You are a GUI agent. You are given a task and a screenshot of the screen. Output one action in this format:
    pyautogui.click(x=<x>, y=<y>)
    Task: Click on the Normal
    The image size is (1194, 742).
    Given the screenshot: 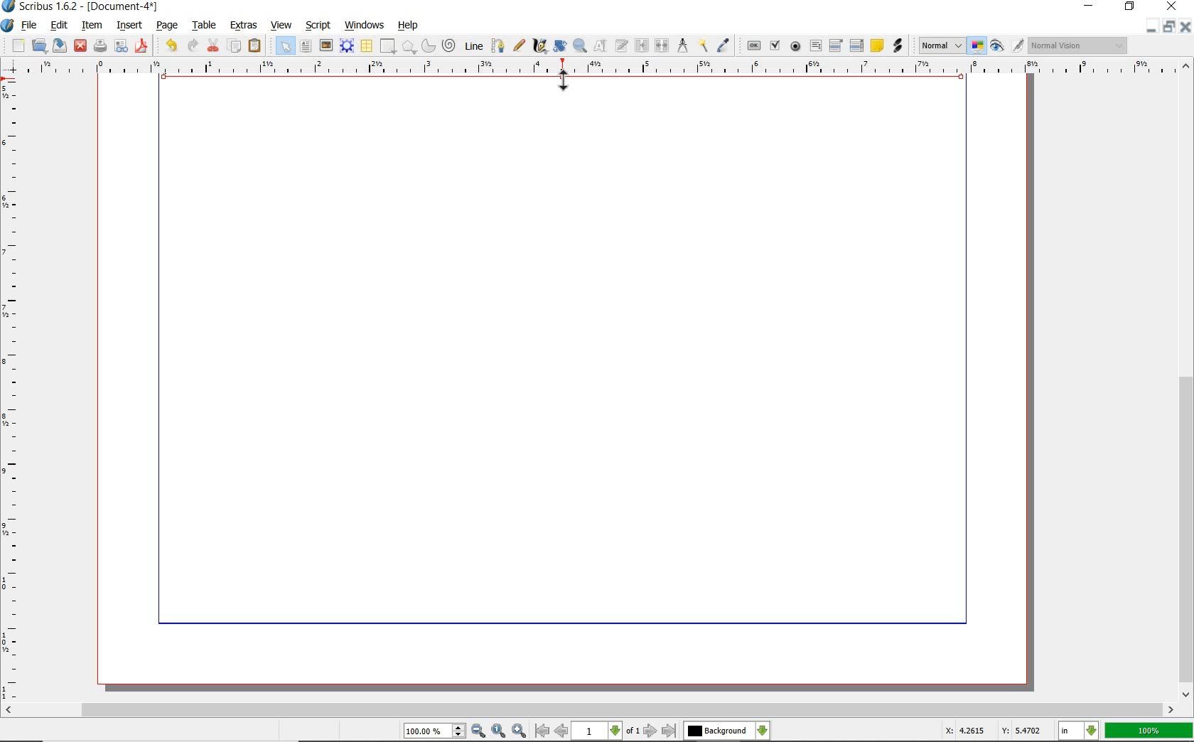 What is the action you would take?
    pyautogui.click(x=941, y=45)
    